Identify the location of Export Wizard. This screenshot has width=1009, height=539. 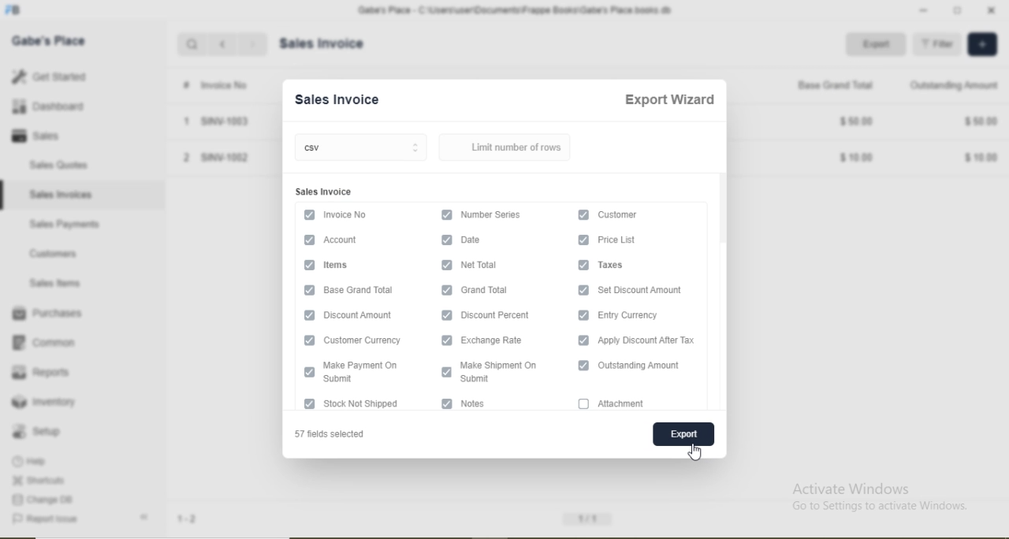
(669, 100).